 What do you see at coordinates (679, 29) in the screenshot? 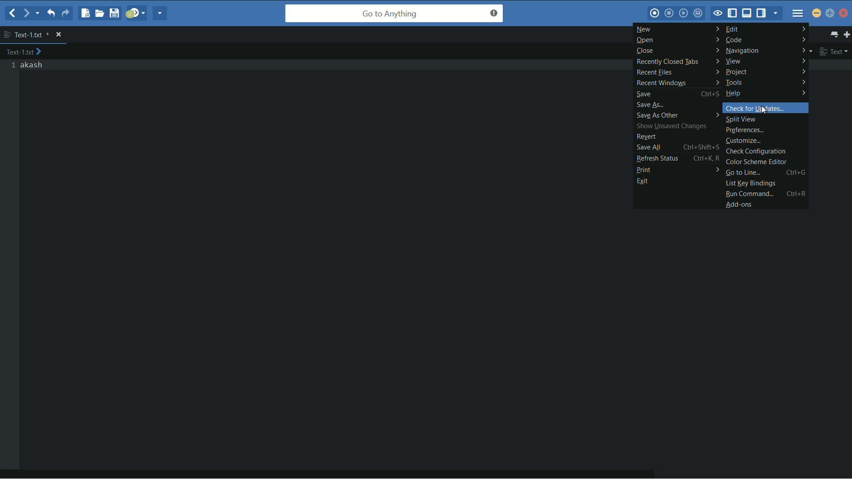
I see `new` at bounding box center [679, 29].